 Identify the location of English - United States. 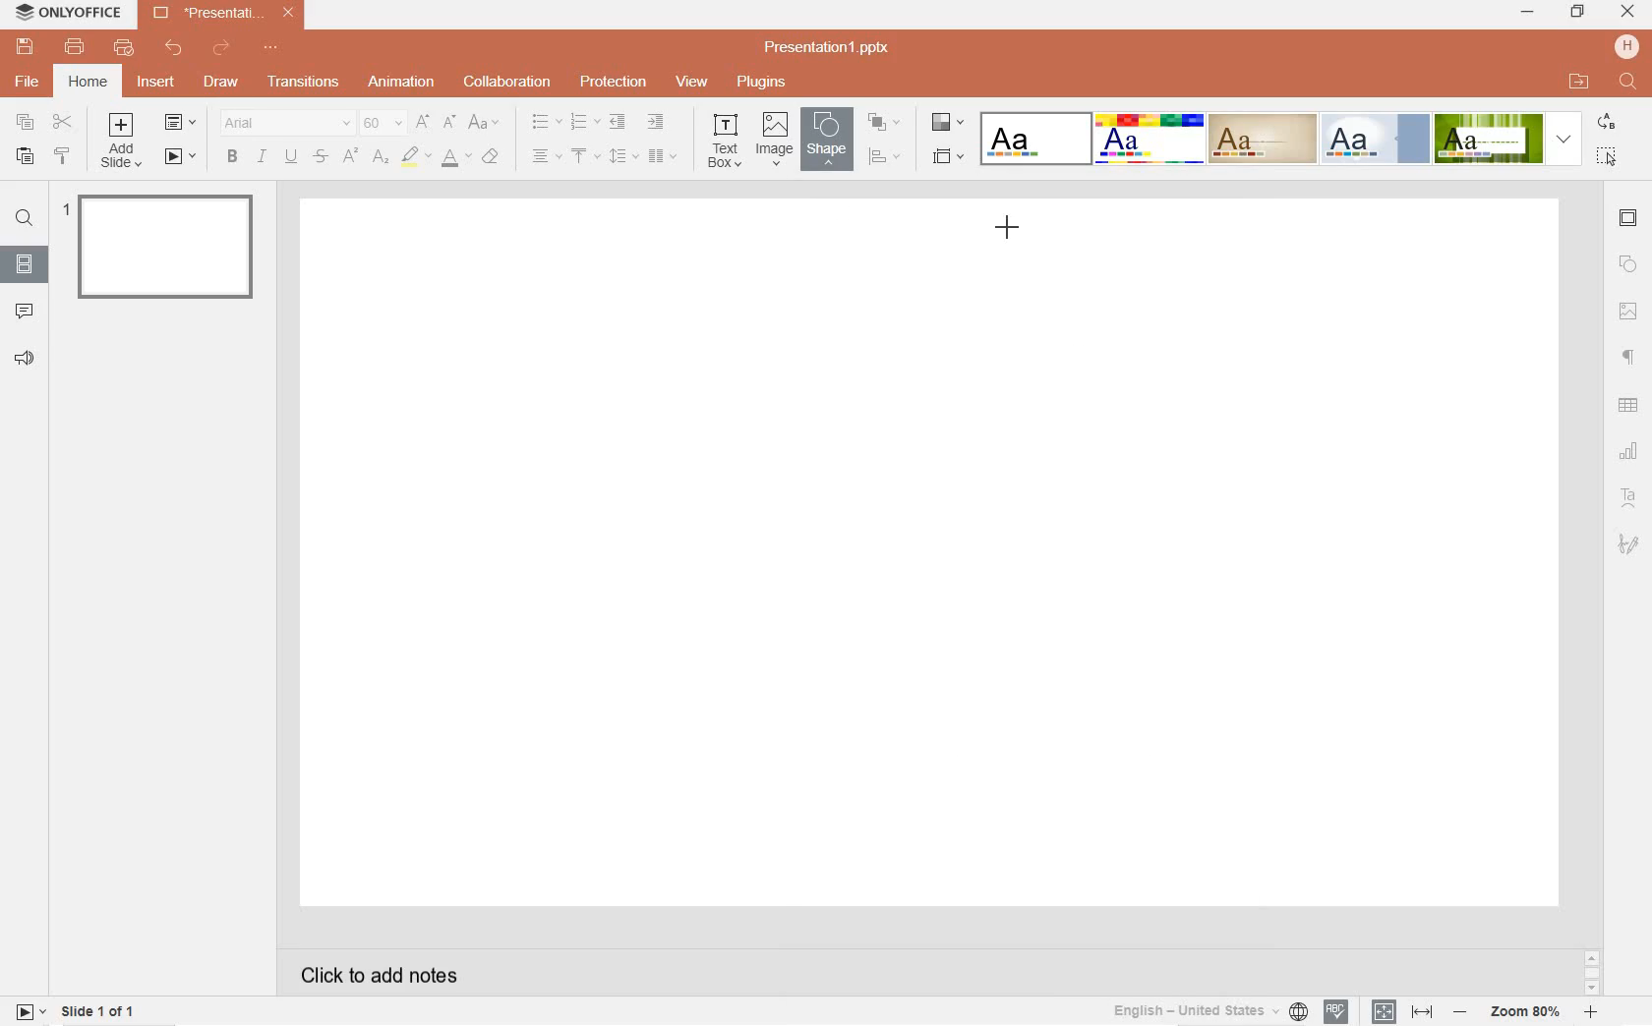
(1208, 1011).